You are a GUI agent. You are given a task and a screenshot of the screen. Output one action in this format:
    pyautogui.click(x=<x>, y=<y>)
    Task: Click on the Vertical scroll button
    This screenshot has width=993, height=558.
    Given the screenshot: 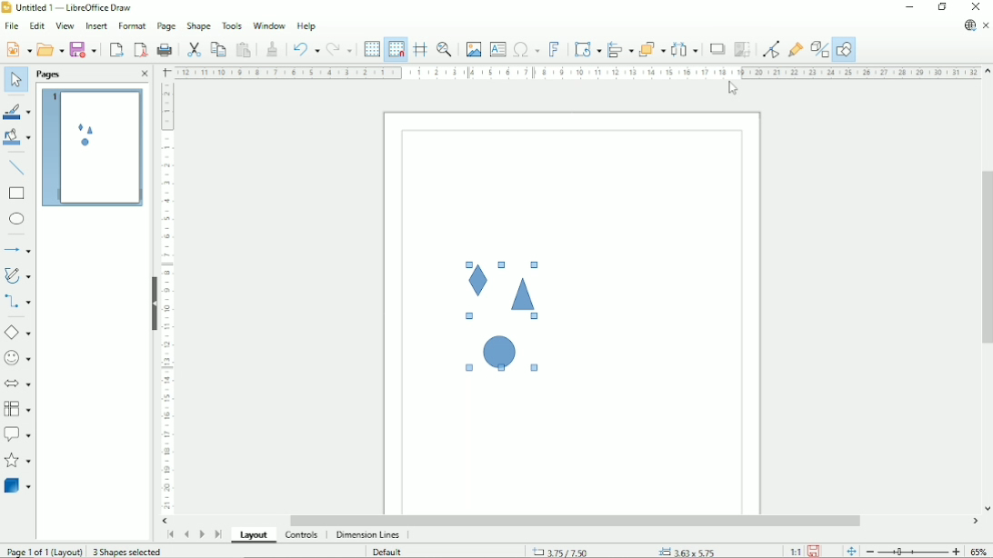 What is the action you would take?
    pyautogui.click(x=988, y=73)
    